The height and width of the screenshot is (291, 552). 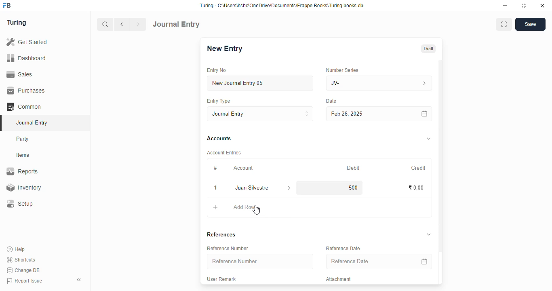 I want to click on account information, so click(x=289, y=188).